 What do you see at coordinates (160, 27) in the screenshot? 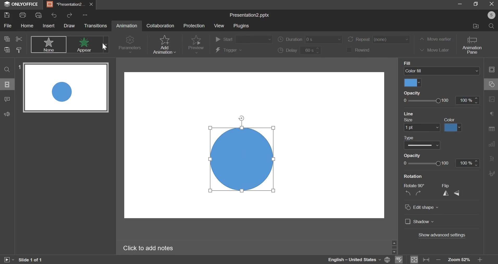
I see `Collaboration` at bounding box center [160, 27].